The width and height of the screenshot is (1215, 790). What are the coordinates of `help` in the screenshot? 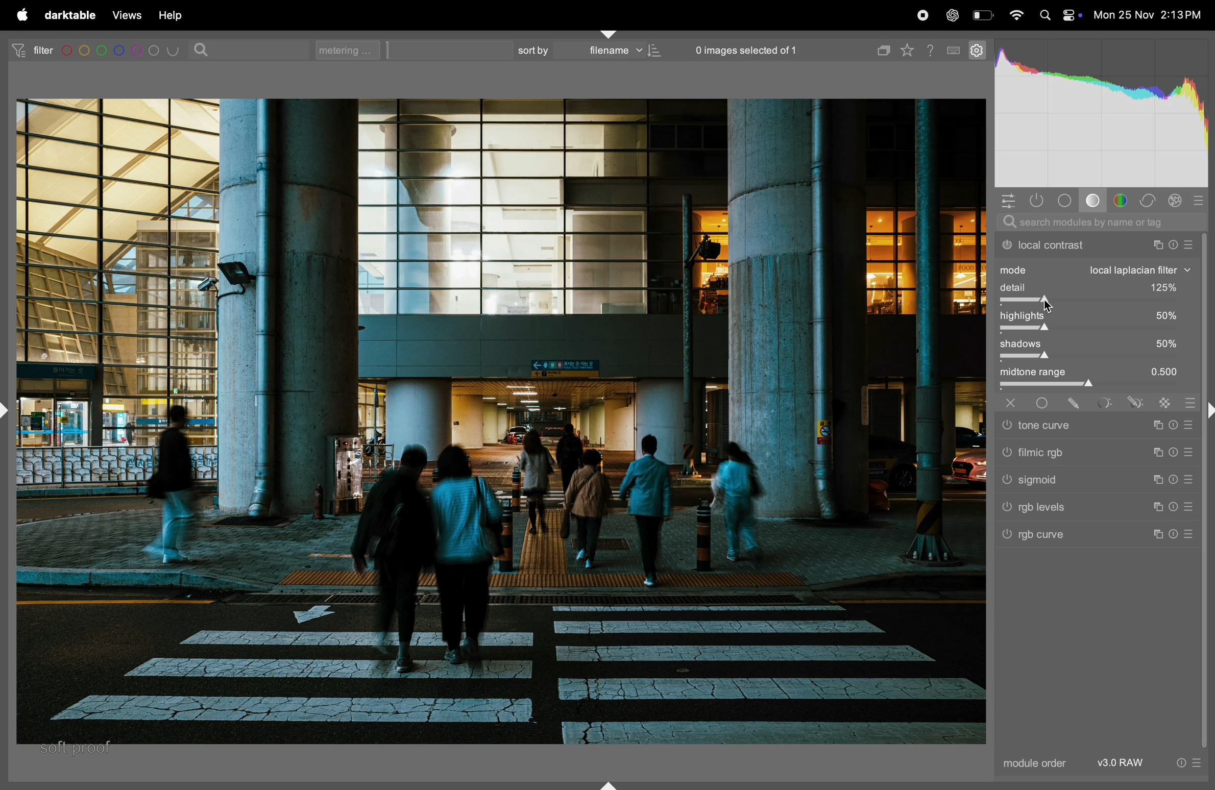 It's located at (932, 49).